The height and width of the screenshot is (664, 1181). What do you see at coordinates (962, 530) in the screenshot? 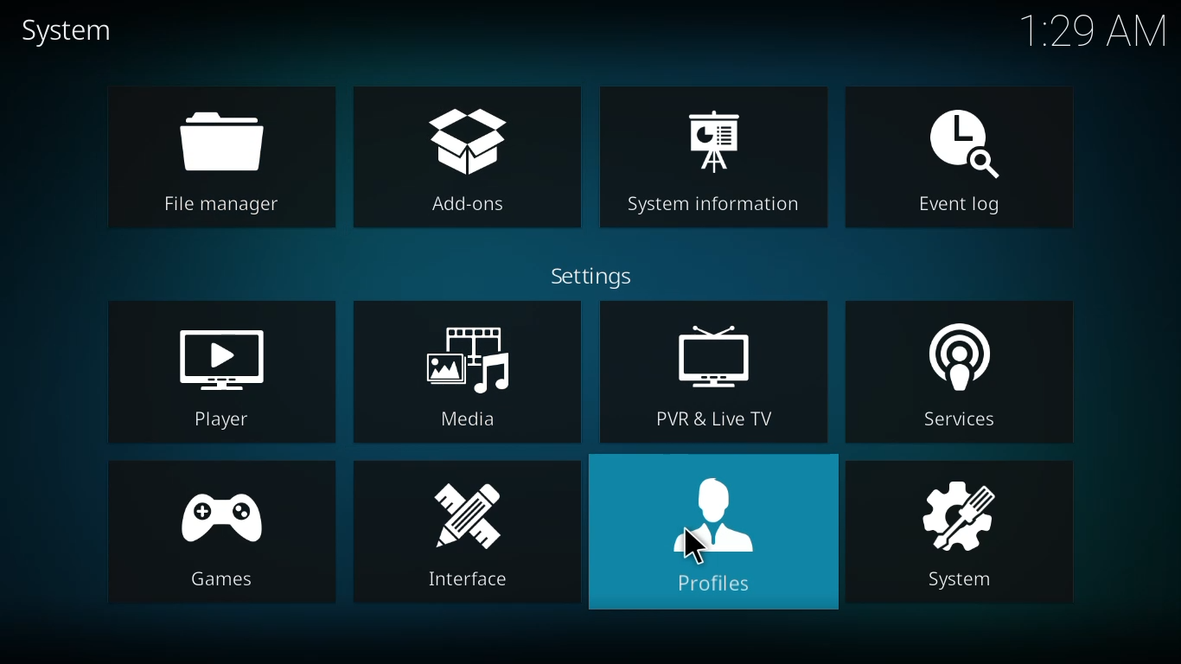
I see `system` at bounding box center [962, 530].